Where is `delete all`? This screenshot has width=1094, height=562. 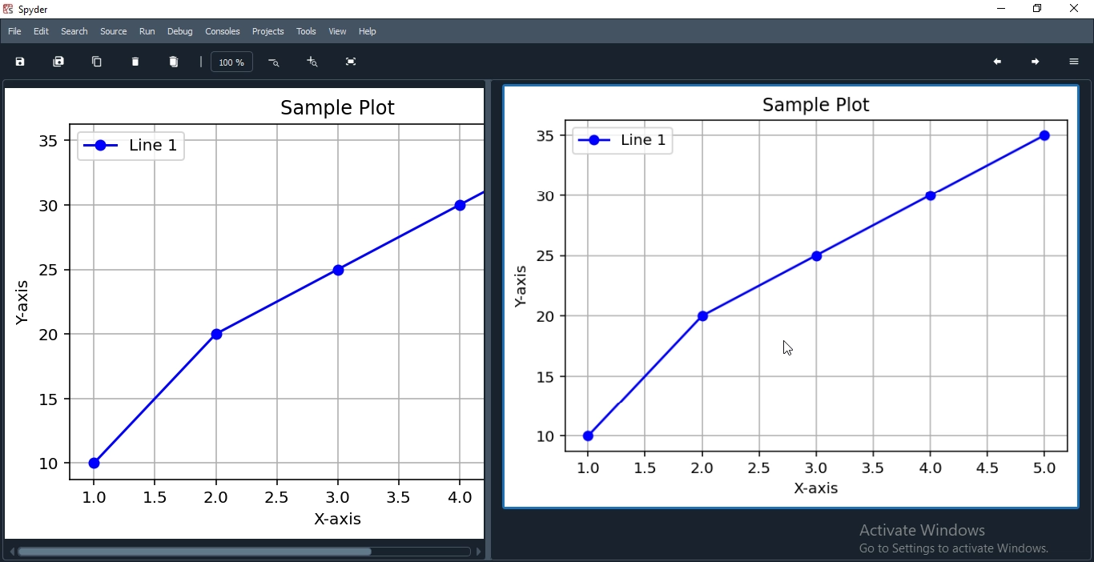
delete all is located at coordinates (175, 61).